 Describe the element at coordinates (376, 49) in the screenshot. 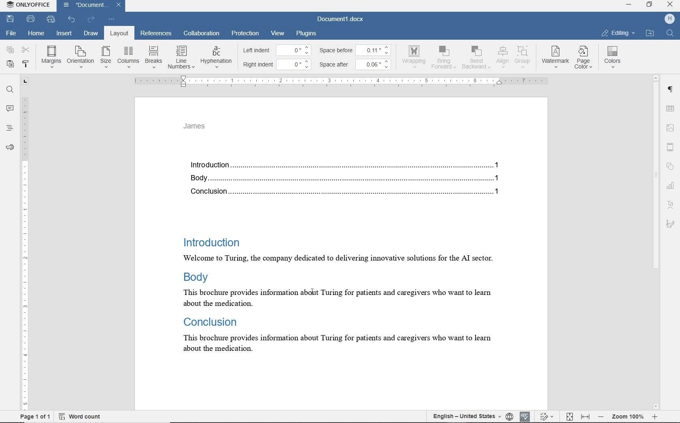

I see `0.11` at that location.